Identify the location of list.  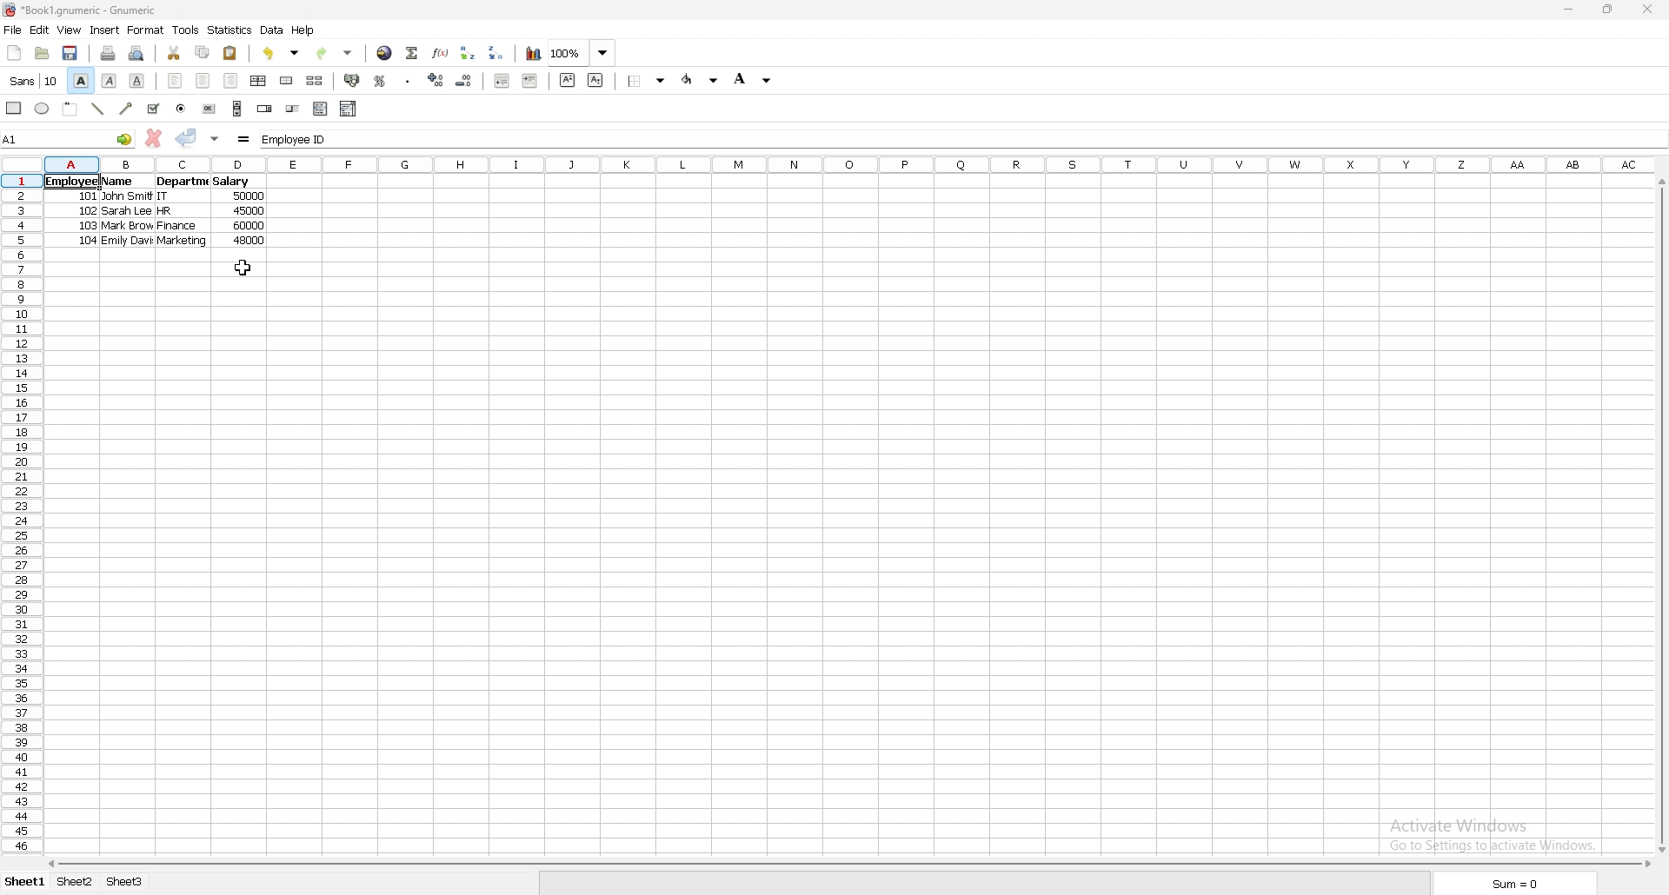
(321, 108).